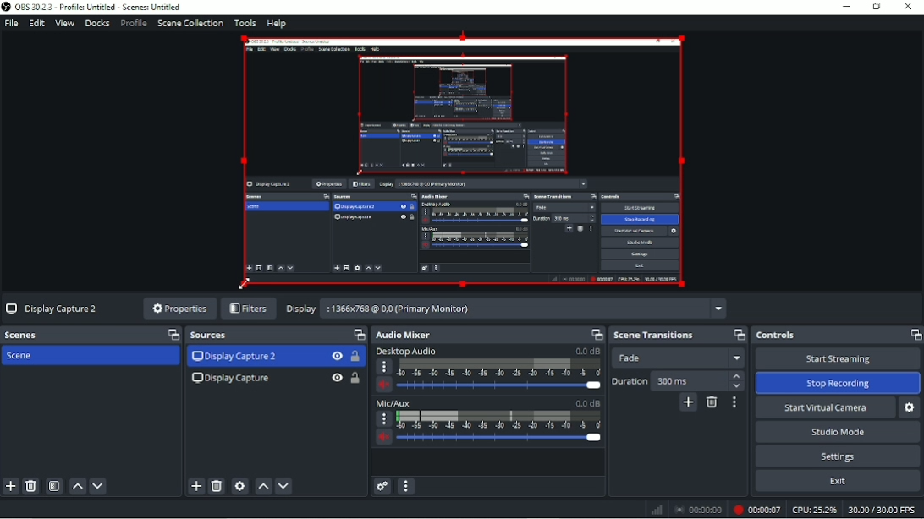 The width and height of the screenshot is (924, 519). What do you see at coordinates (382, 486) in the screenshot?
I see `Advanced audio properties` at bounding box center [382, 486].